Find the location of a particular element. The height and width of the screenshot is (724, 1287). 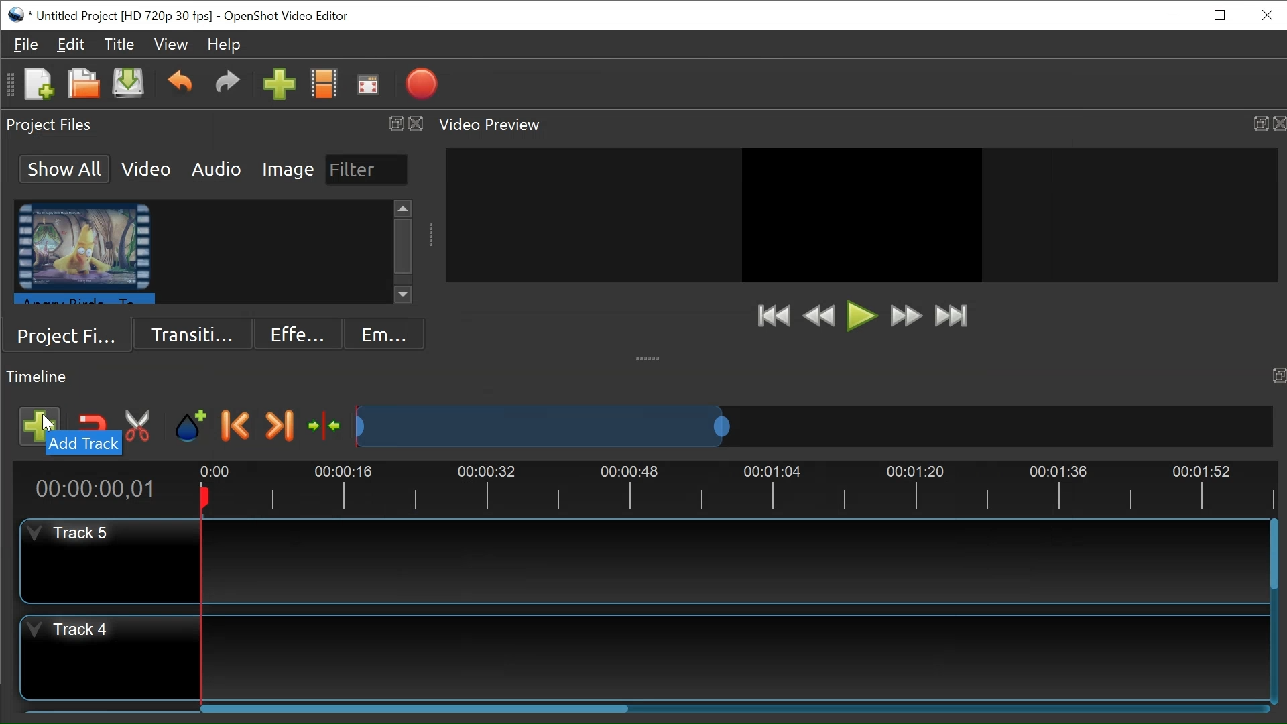

Fast Forward is located at coordinates (906, 316).